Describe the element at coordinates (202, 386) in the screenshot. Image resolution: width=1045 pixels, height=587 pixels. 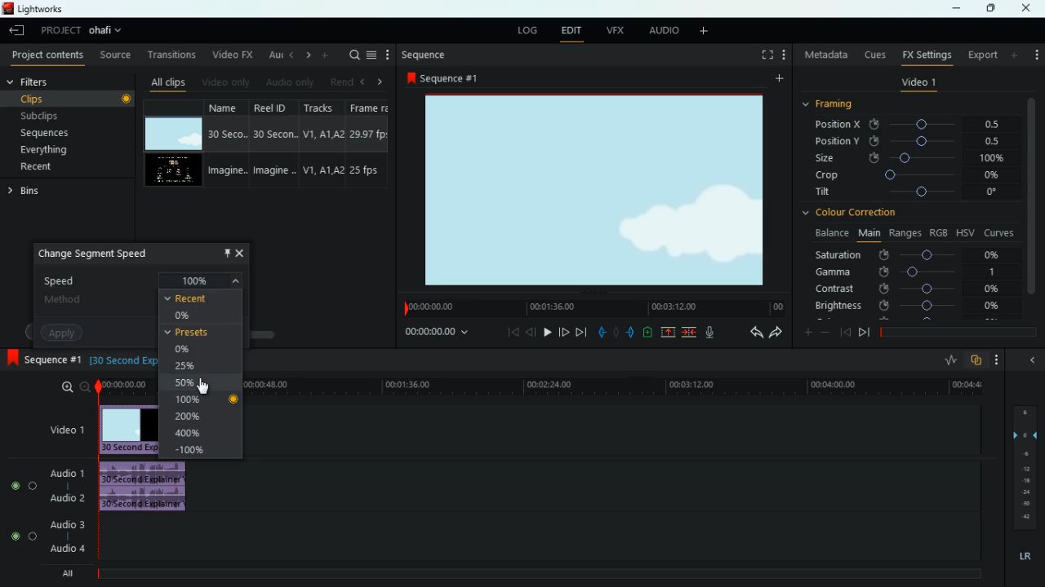
I see `cursor` at that location.